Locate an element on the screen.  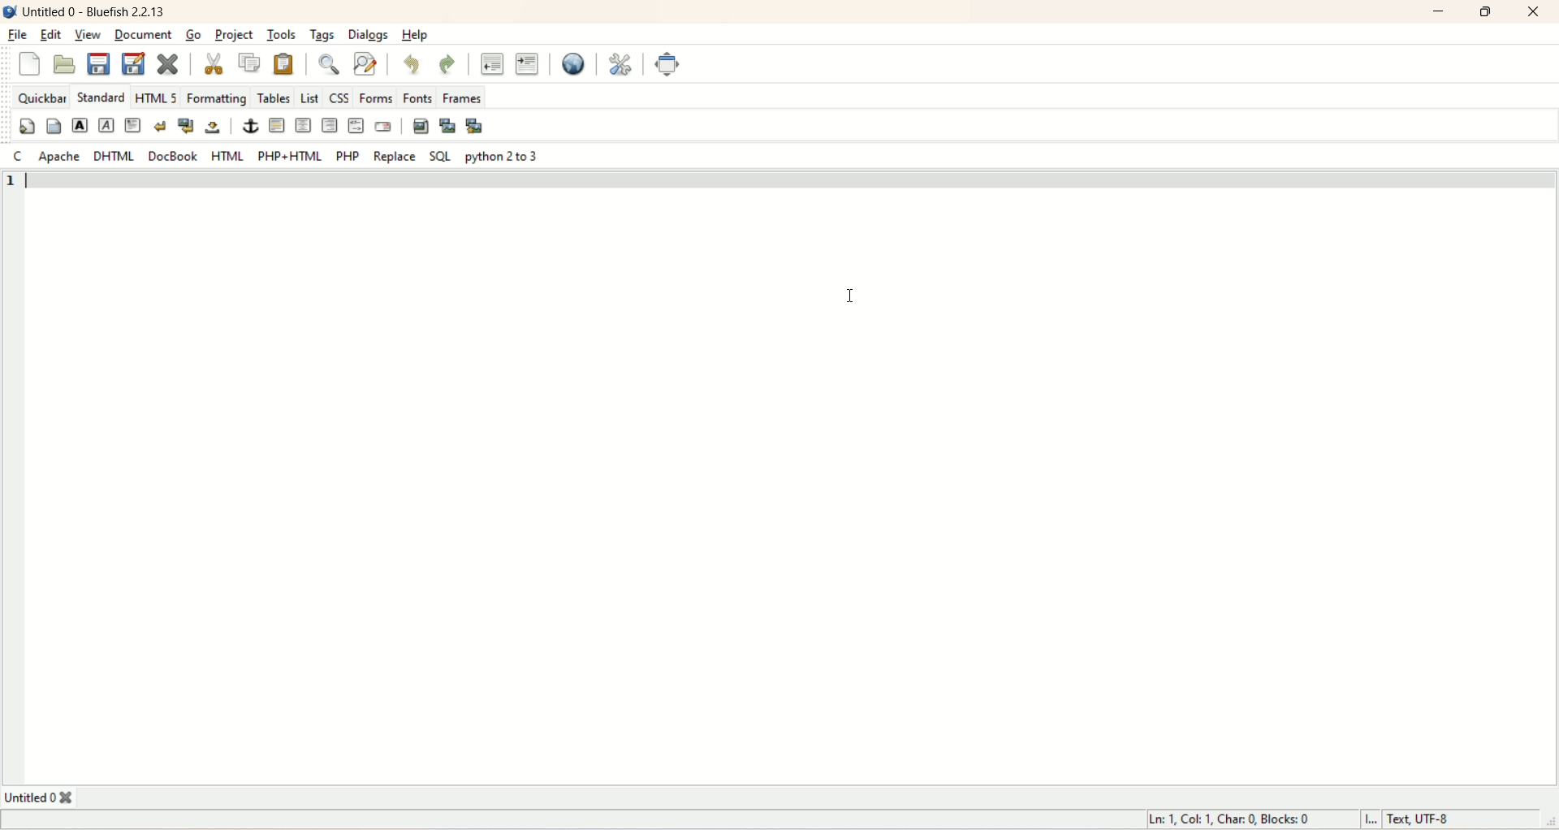
forms is located at coordinates (375, 97).